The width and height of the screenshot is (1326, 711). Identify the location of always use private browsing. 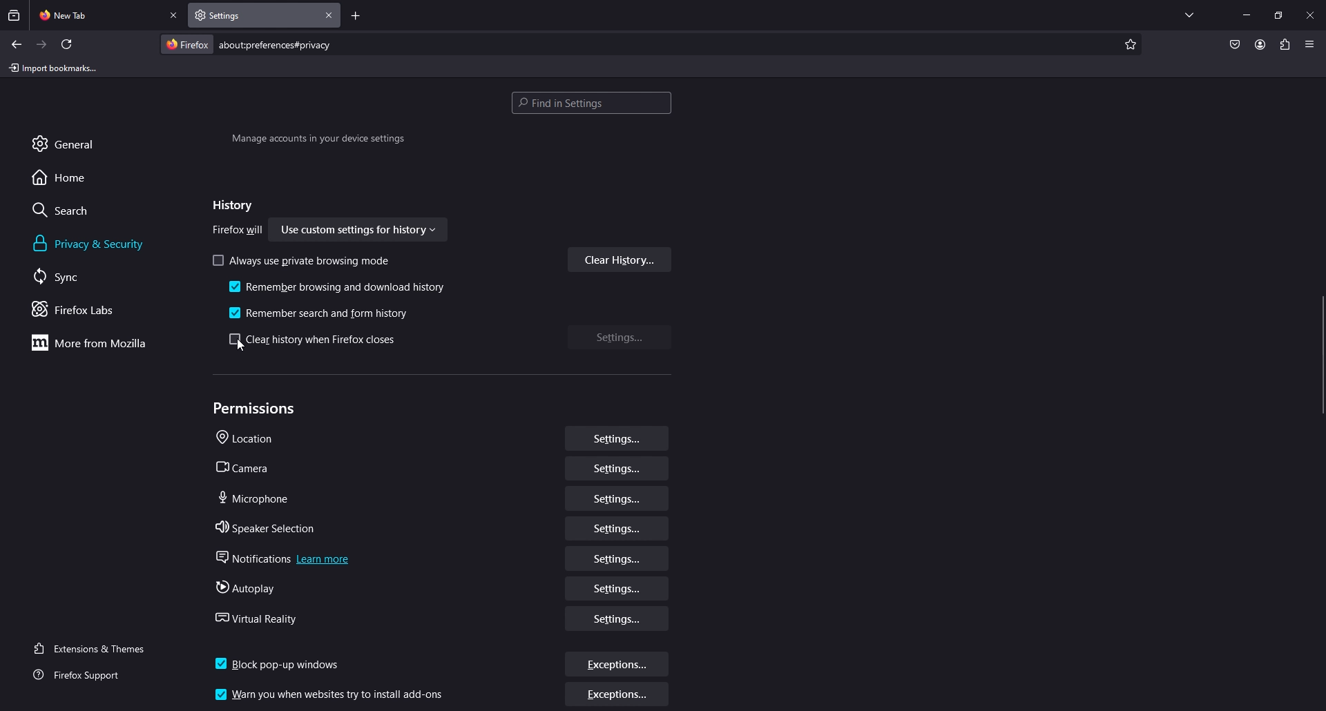
(304, 260).